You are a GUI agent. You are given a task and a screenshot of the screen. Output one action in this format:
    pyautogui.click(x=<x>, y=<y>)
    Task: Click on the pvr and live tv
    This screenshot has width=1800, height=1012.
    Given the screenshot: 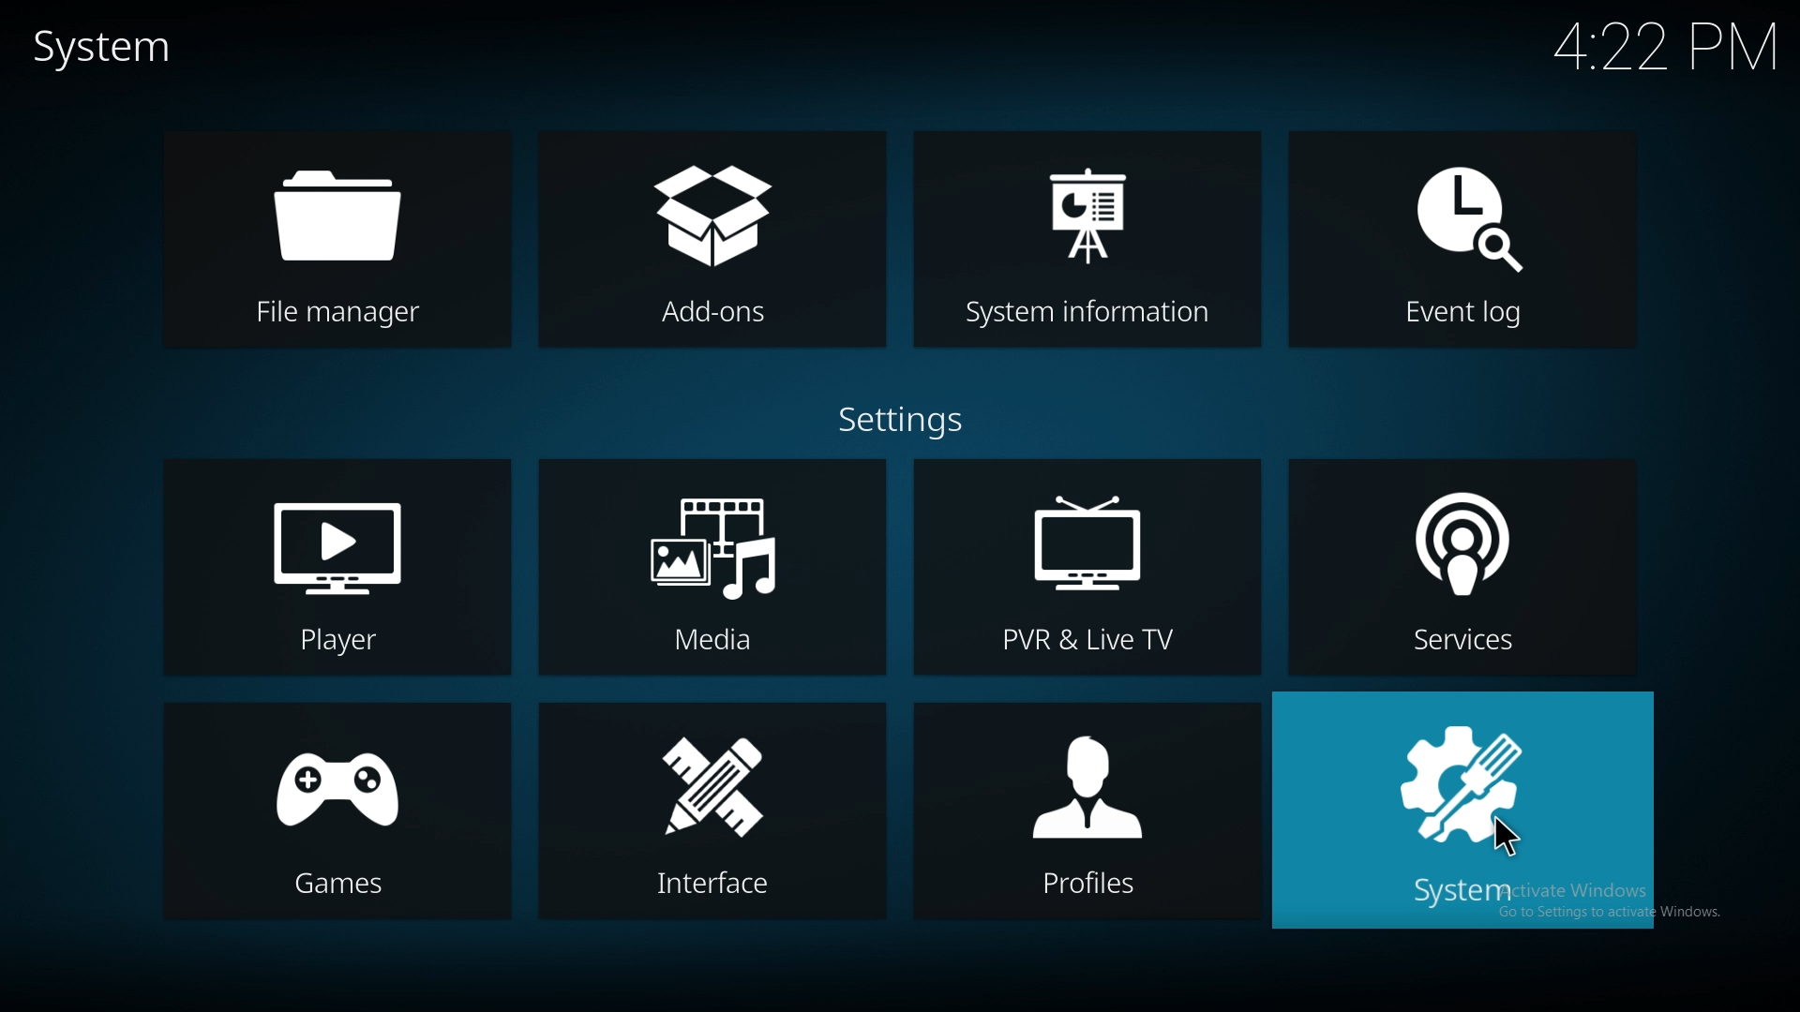 What is the action you would take?
    pyautogui.click(x=1089, y=568)
    